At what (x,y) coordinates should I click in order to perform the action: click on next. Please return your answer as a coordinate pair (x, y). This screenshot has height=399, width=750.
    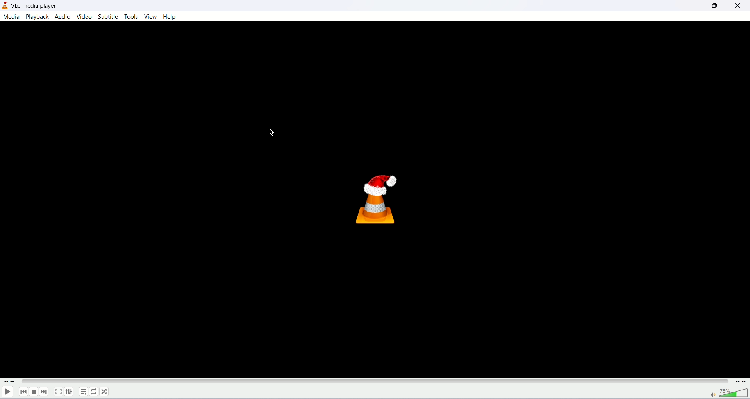
    Looking at the image, I should click on (45, 393).